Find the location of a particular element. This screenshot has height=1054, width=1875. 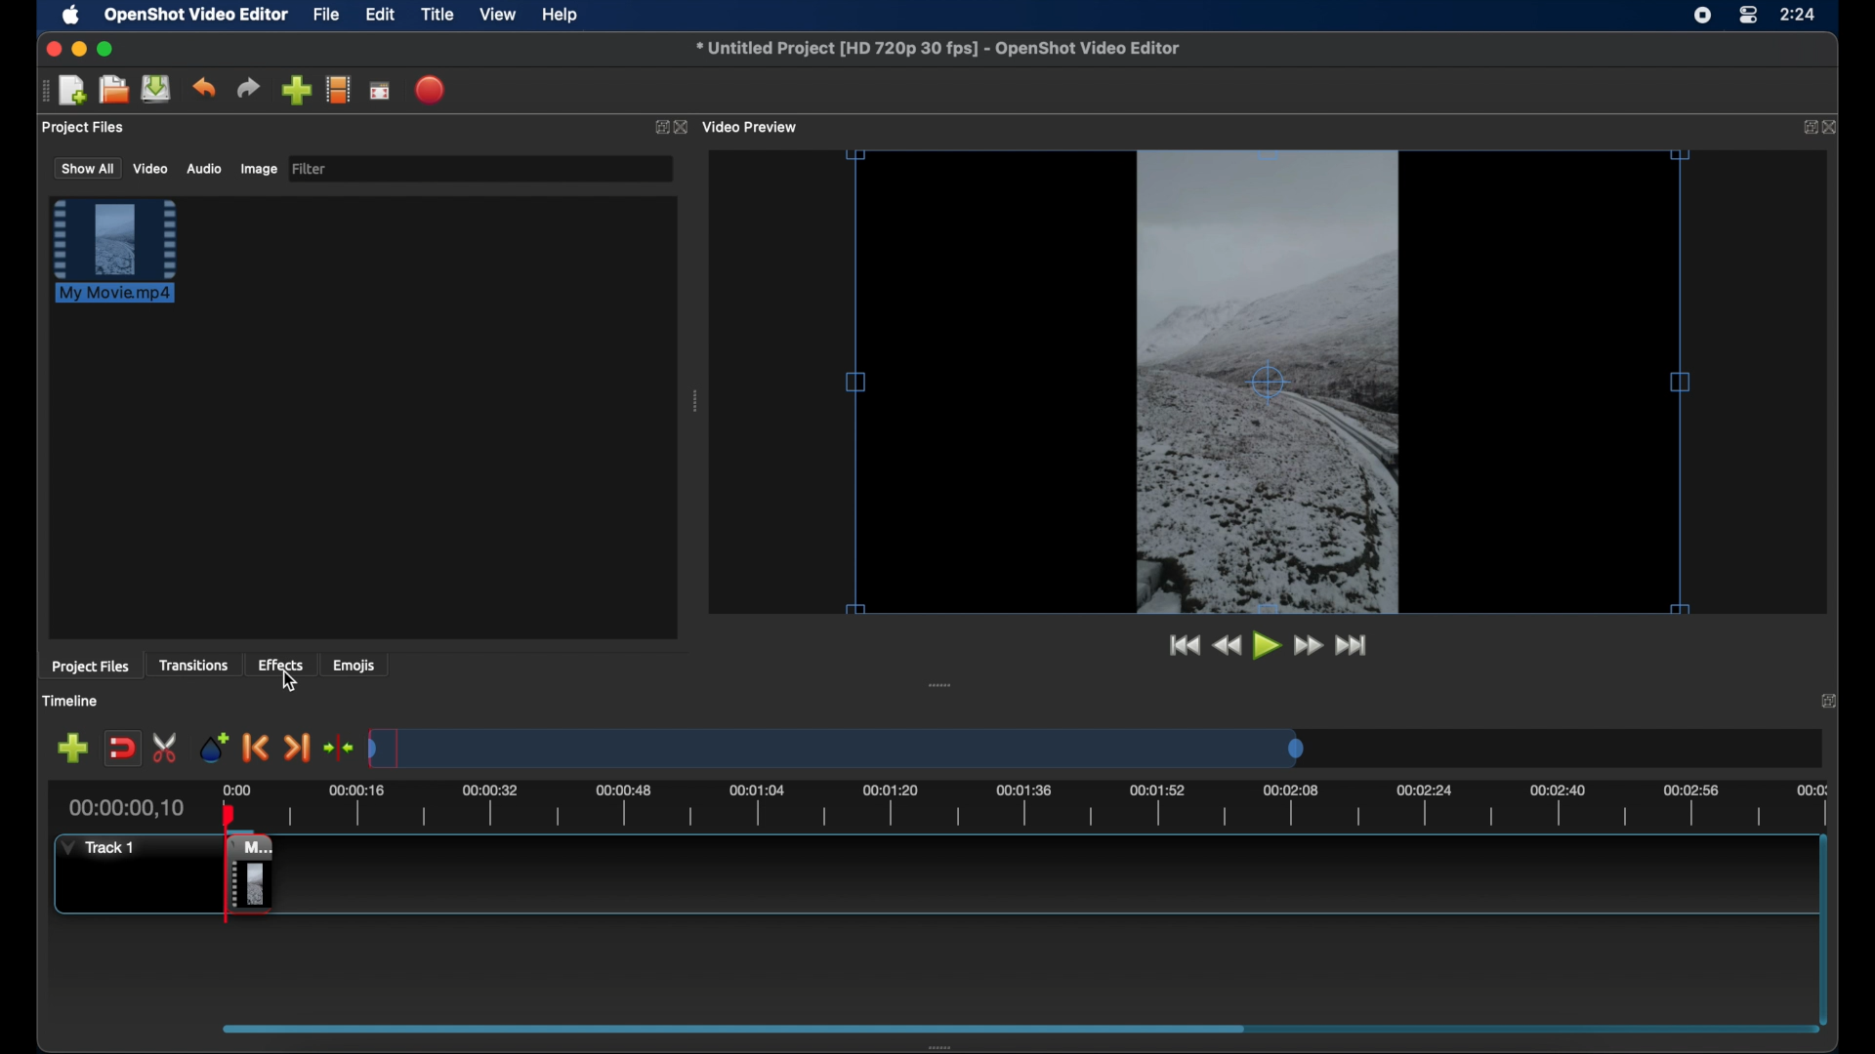

undo is located at coordinates (203, 88).